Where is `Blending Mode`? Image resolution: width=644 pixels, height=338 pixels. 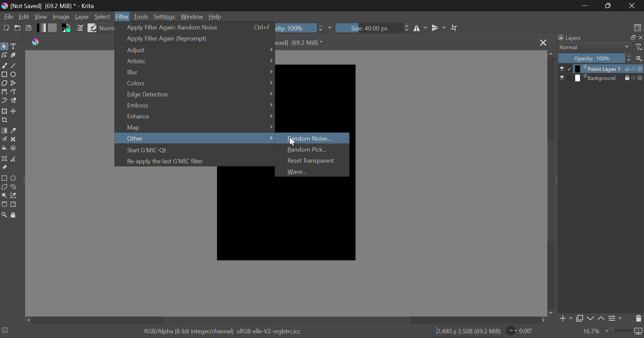 Blending Mode is located at coordinates (594, 48).